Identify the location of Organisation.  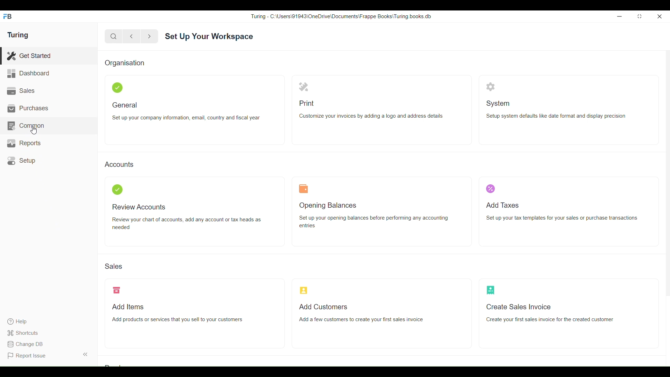
(125, 63).